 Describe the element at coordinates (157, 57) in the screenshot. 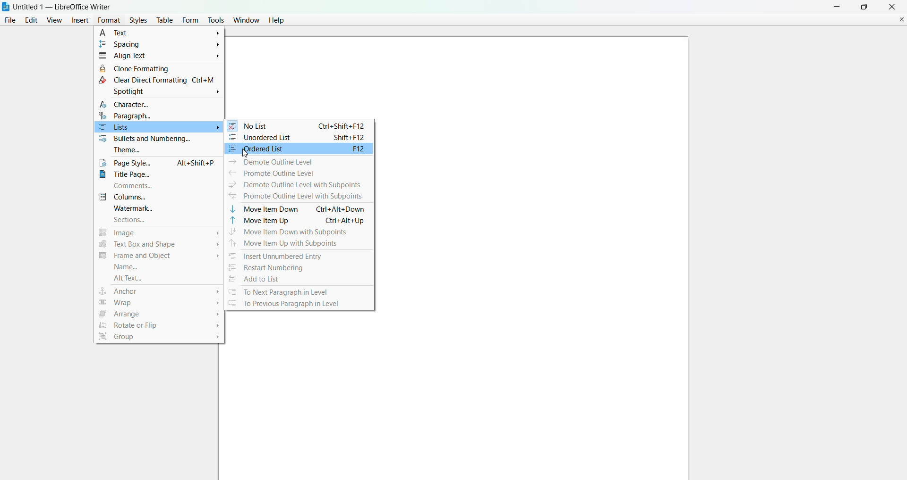

I see `align text` at that location.